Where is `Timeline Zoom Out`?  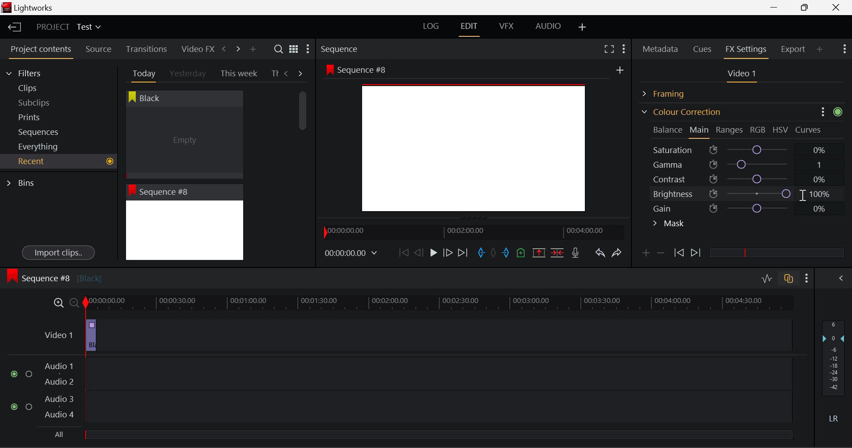 Timeline Zoom Out is located at coordinates (74, 303).